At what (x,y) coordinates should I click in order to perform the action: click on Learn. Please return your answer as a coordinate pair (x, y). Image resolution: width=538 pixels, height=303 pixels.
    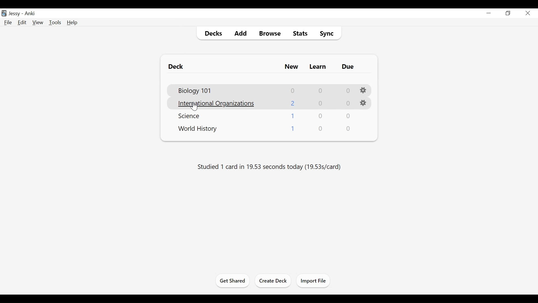
    Looking at the image, I should click on (318, 66).